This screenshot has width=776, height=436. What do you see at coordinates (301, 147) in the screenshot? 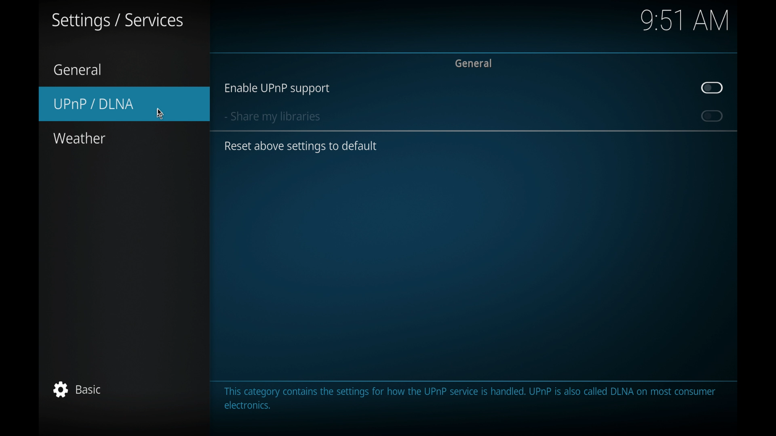
I see `reset above settings to default` at bounding box center [301, 147].